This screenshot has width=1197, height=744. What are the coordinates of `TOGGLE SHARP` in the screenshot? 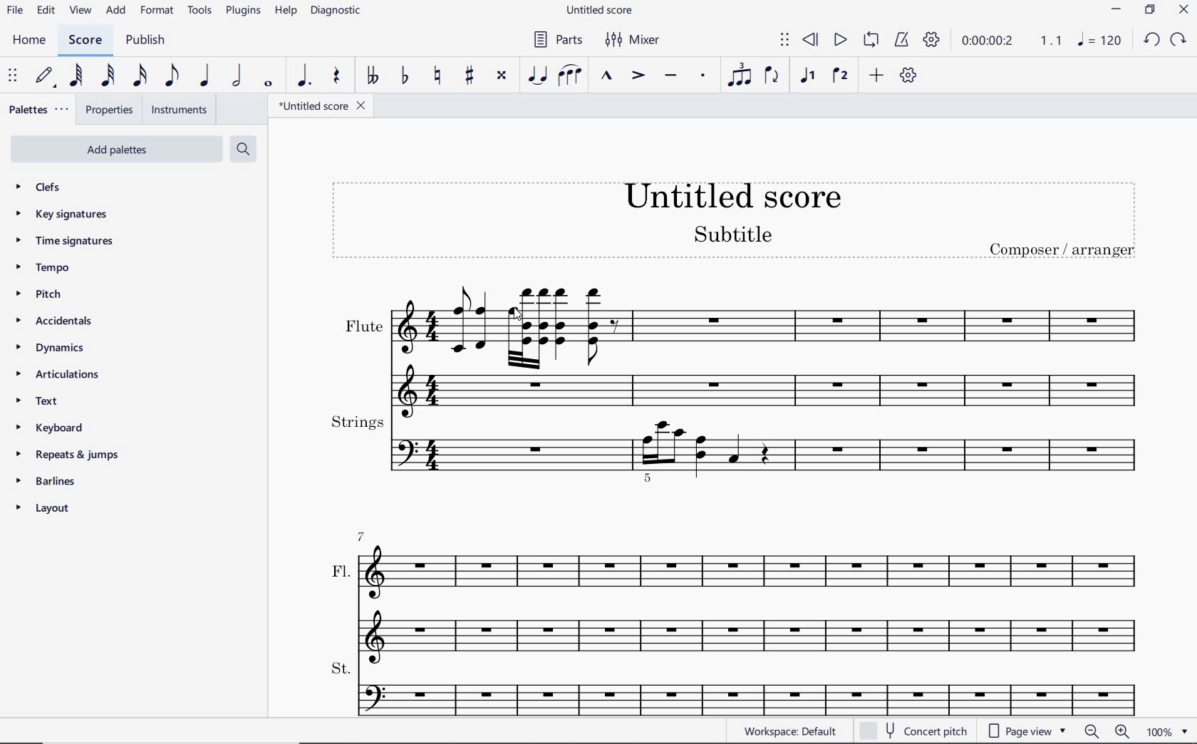 It's located at (467, 76).